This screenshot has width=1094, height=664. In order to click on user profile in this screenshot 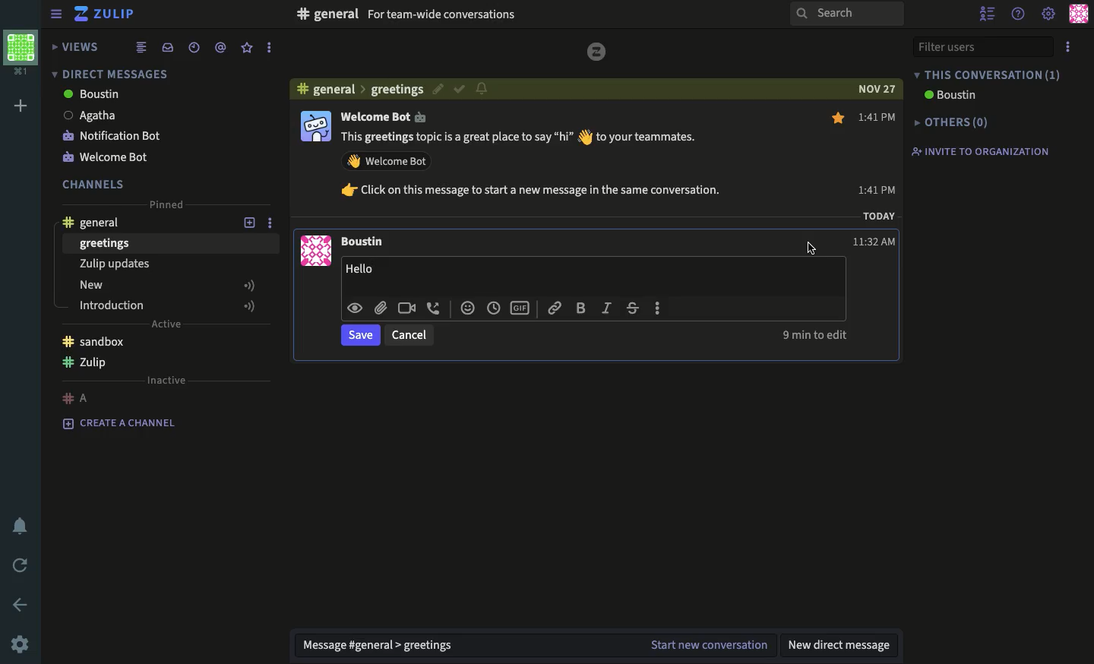, I will do `click(1080, 14)`.